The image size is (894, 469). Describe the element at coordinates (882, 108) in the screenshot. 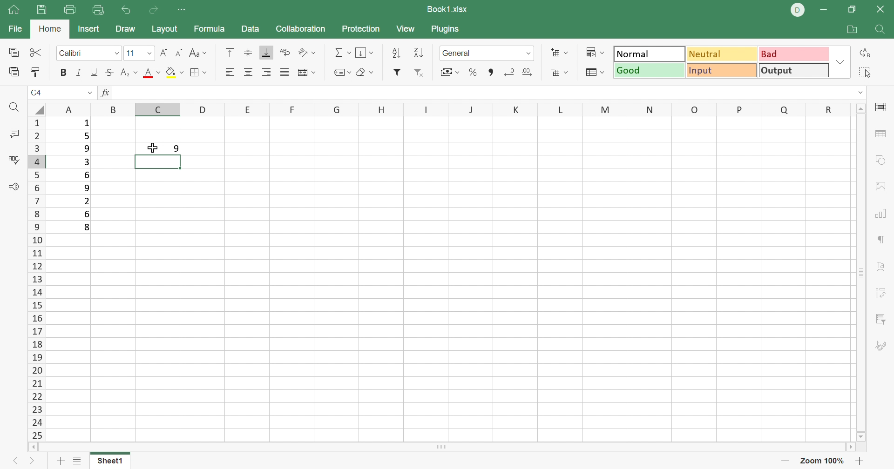

I see `cell settings` at that location.